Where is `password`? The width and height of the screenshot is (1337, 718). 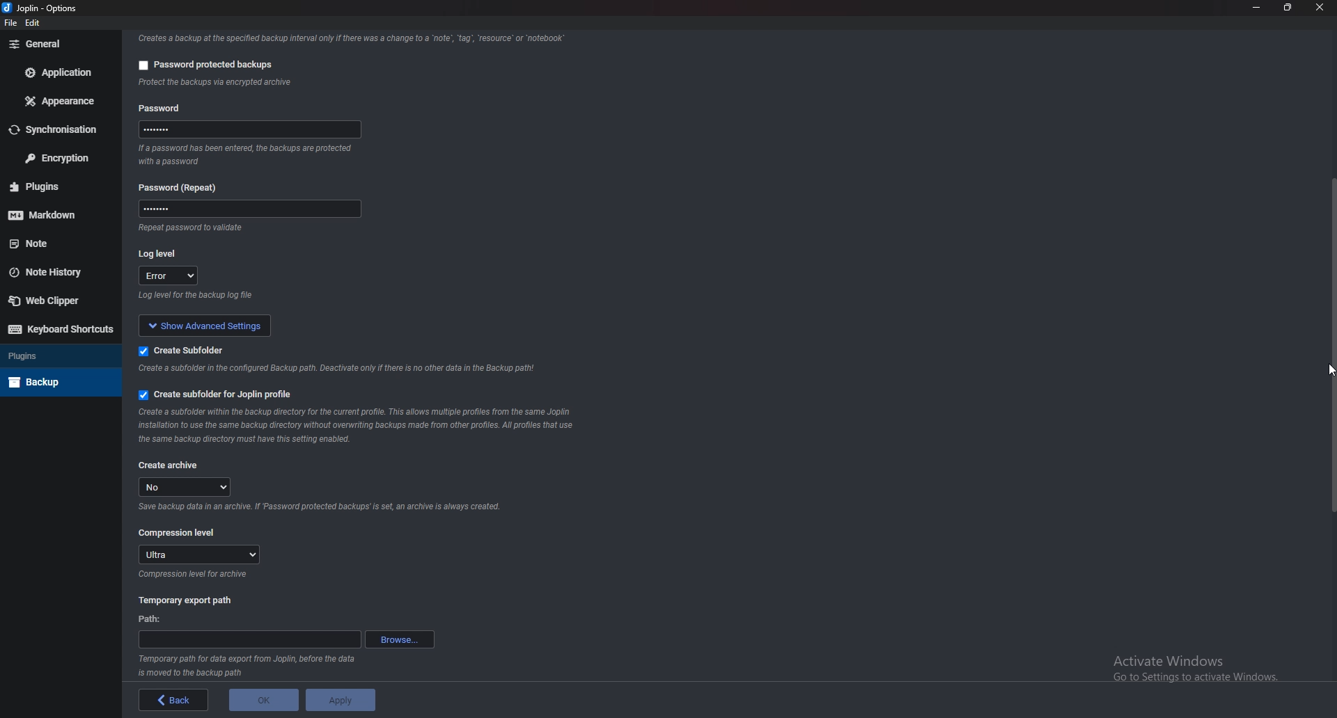
password is located at coordinates (245, 211).